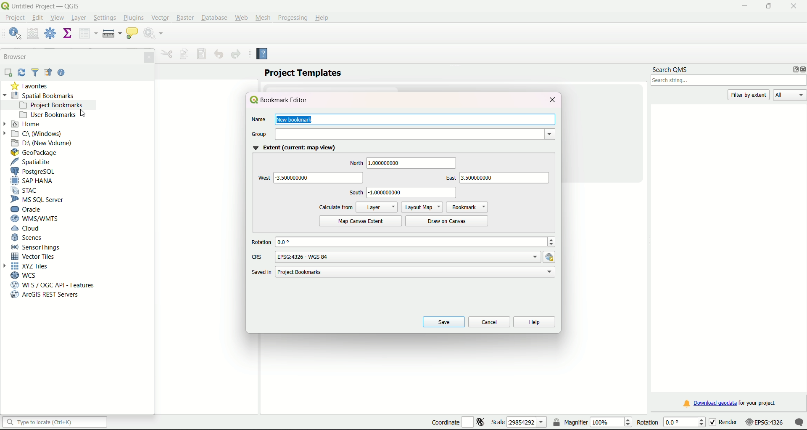  What do you see at coordinates (79, 19) in the screenshot?
I see `Layer` at bounding box center [79, 19].